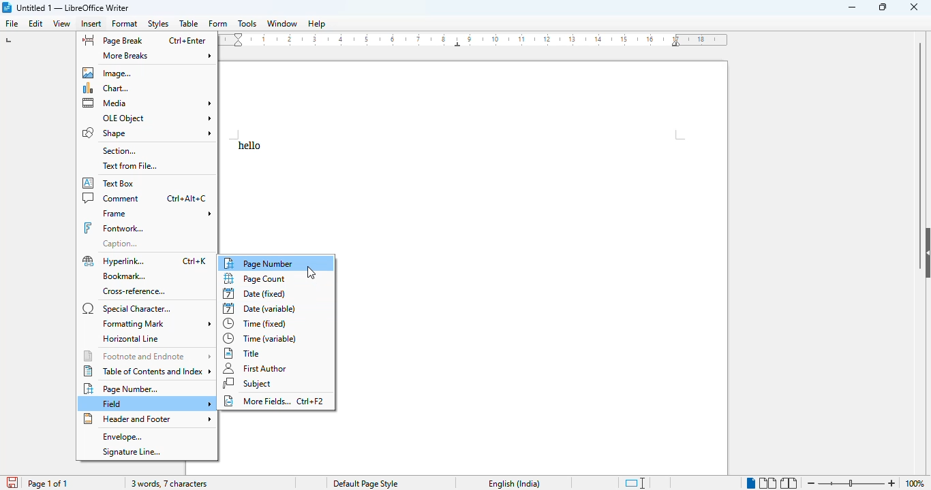 Image resolution: width=931 pixels, height=490 pixels. What do you see at coordinates (913, 7) in the screenshot?
I see `close` at bounding box center [913, 7].